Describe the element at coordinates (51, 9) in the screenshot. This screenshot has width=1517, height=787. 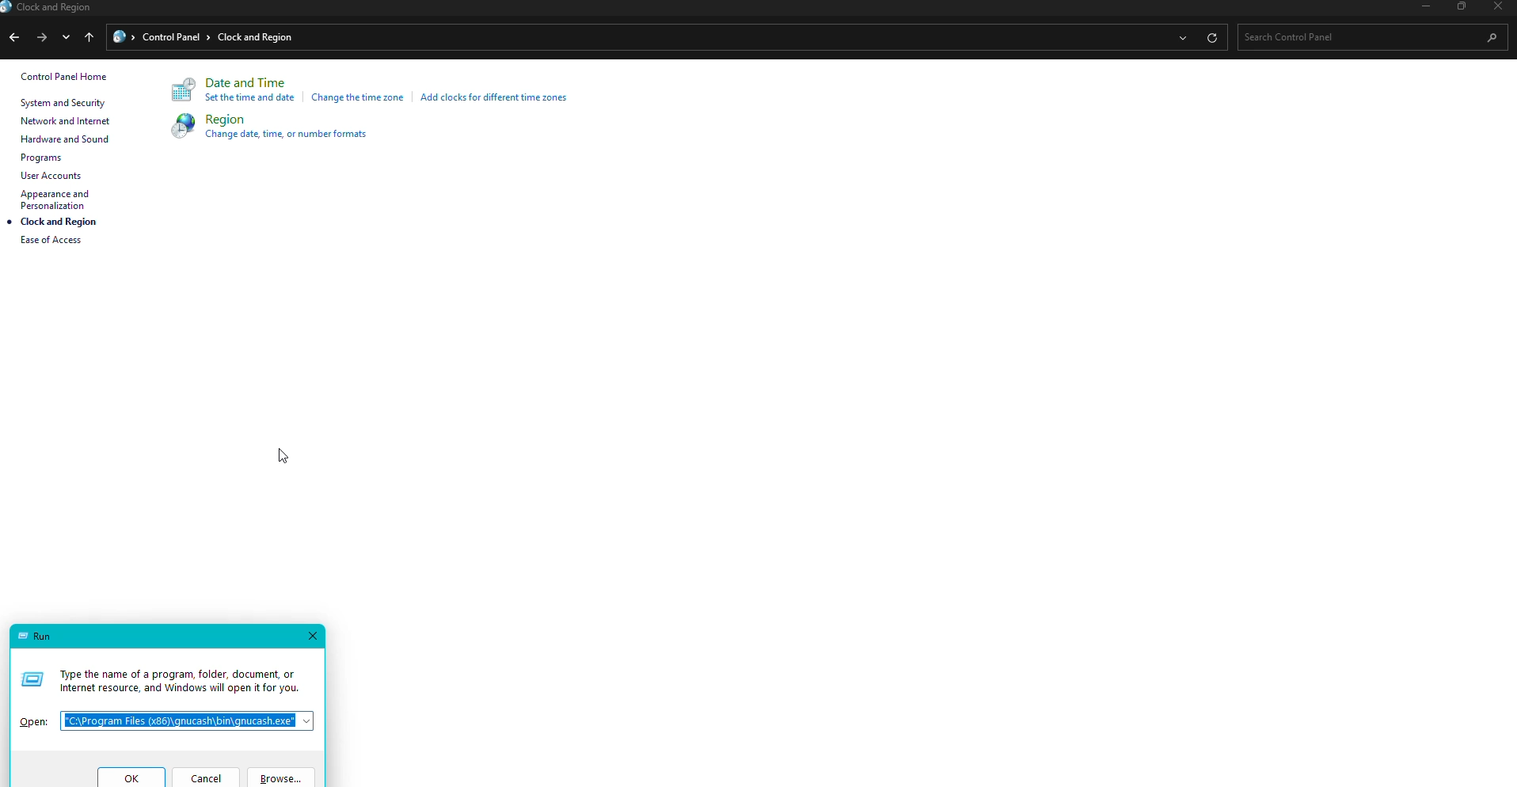
I see `Clock and region` at that location.